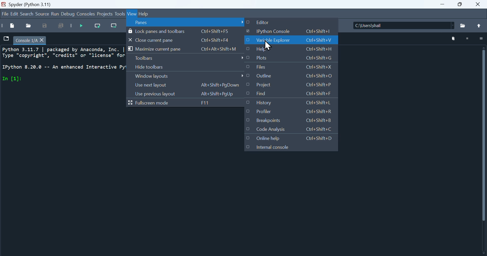  What do you see at coordinates (151, 76) in the screenshot?
I see `Window layouts` at bounding box center [151, 76].